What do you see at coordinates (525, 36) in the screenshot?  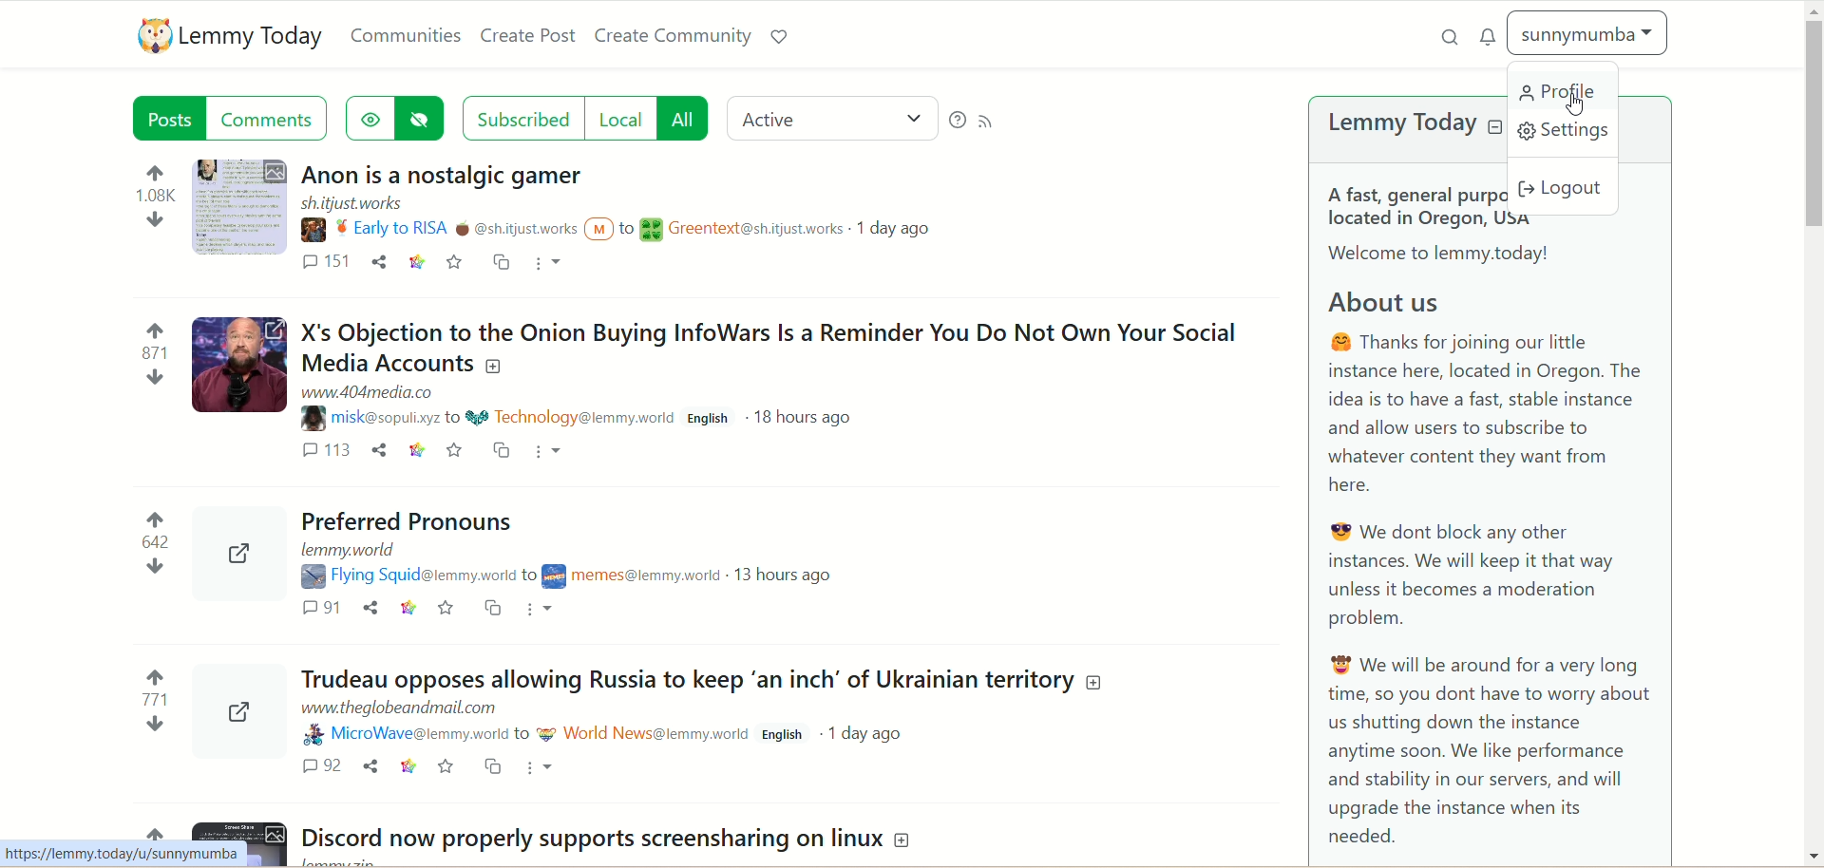 I see `create post` at bounding box center [525, 36].